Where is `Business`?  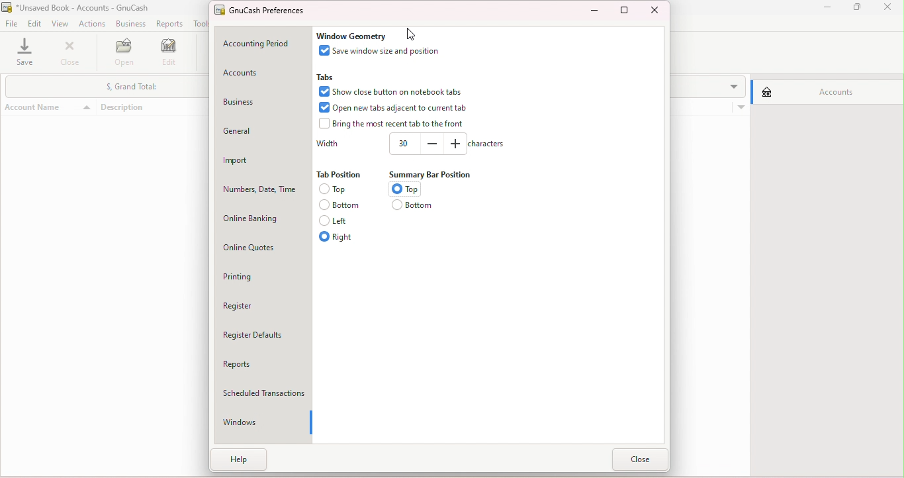 Business is located at coordinates (128, 24).